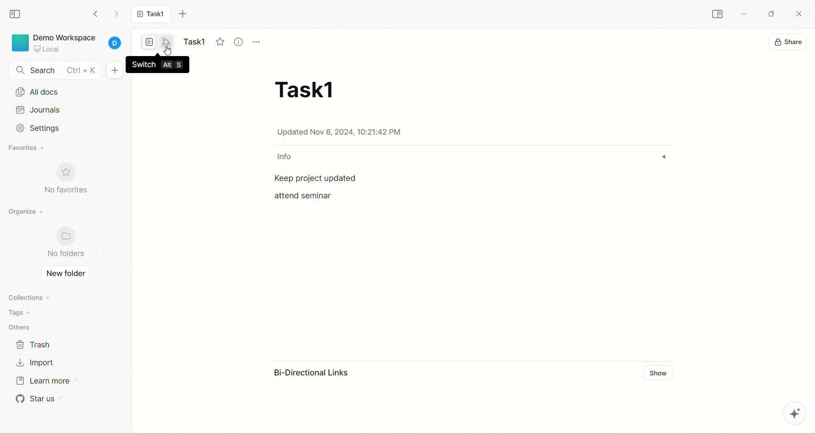 Image resolution: width=815 pixels, height=434 pixels. I want to click on account, so click(115, 44).